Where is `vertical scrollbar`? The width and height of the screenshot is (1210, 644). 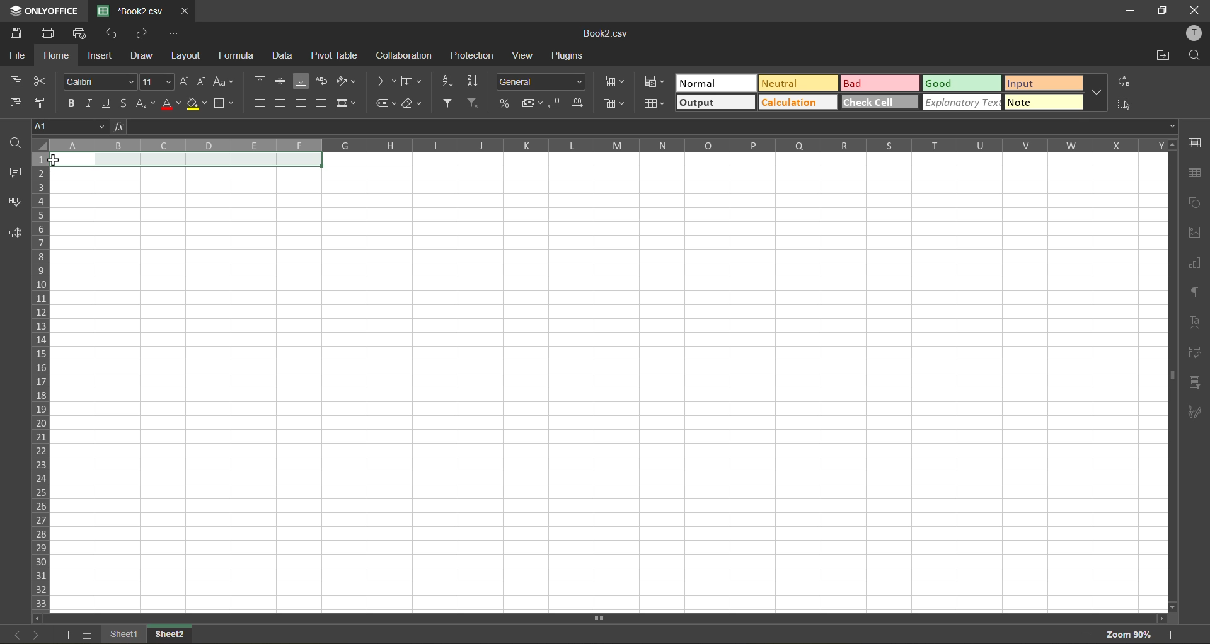
vertical scrollbar is located at coordinates (1169, 372).